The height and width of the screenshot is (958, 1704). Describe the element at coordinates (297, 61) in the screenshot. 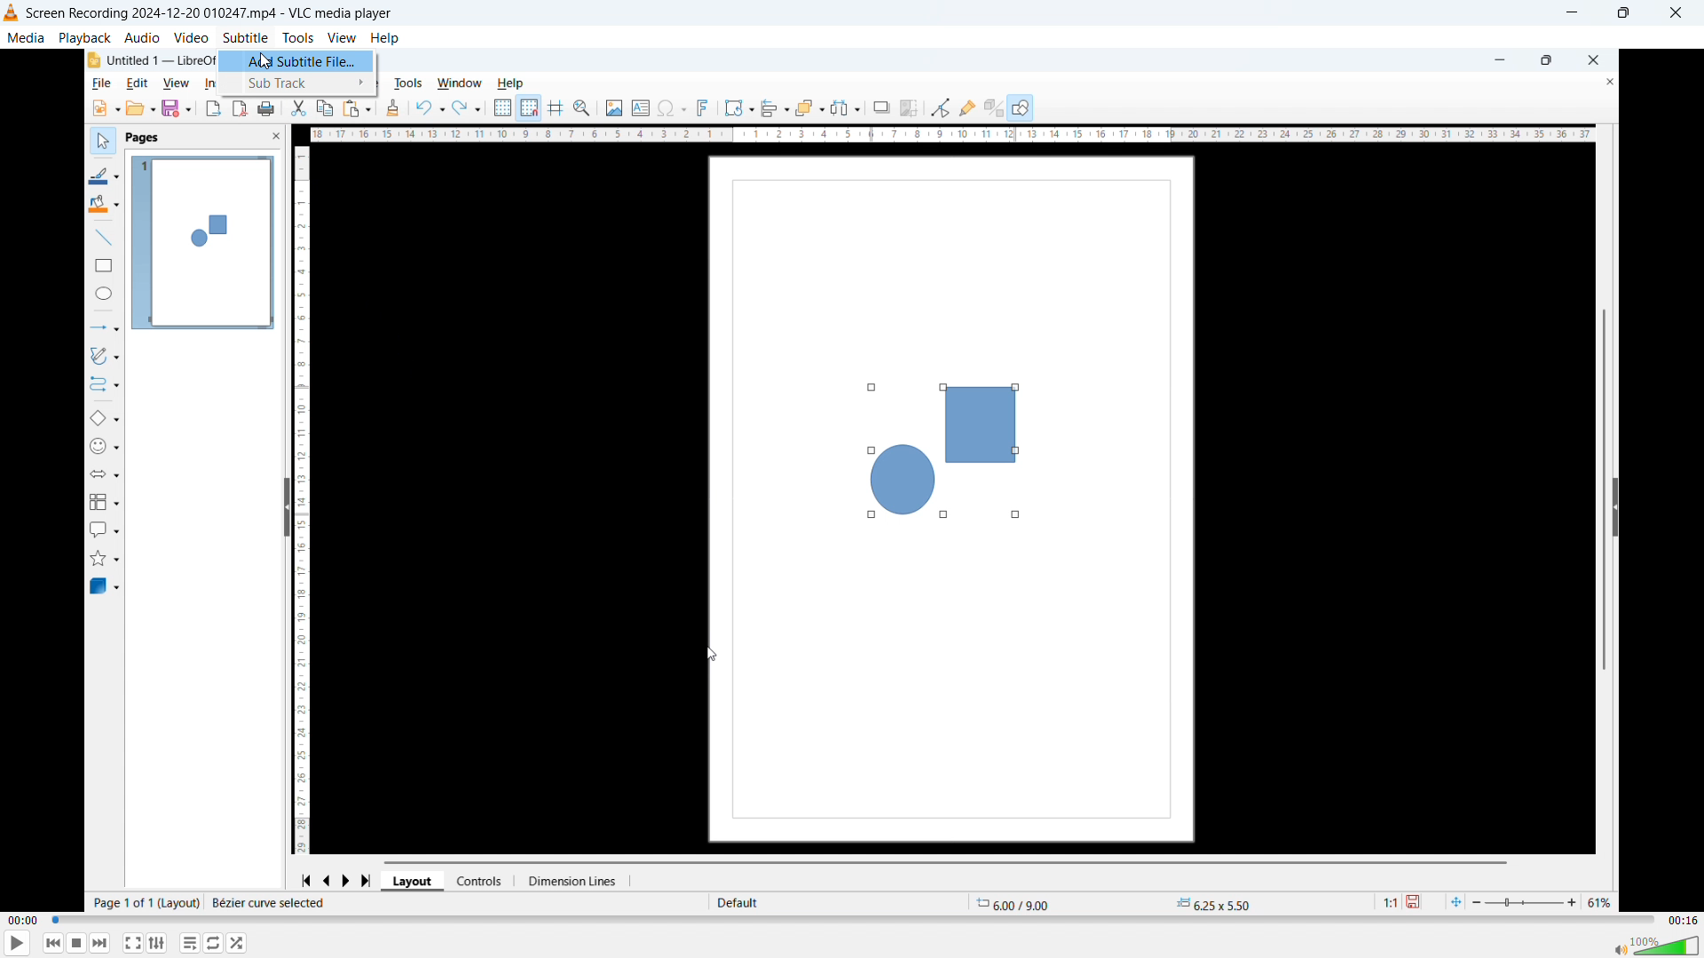

I see `Add subtitle file ` at that location.